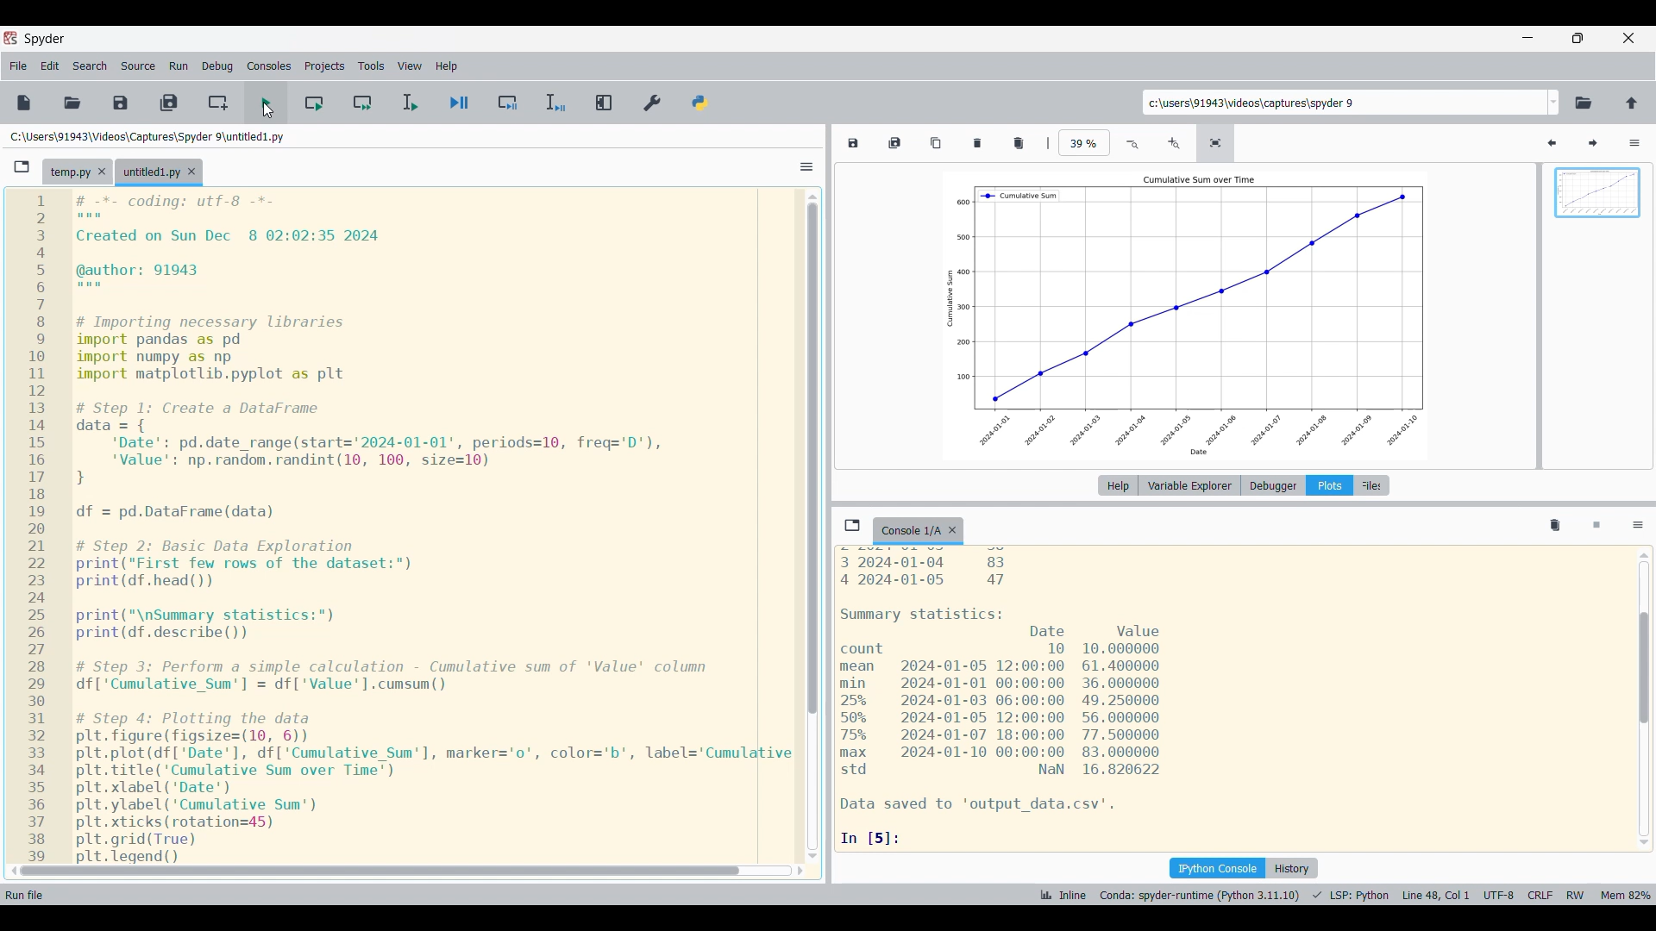 This screenshot has height=931, width=1656. Describe the element at coordinates (102, 172) in the screenshot. I see `Close` at that location.